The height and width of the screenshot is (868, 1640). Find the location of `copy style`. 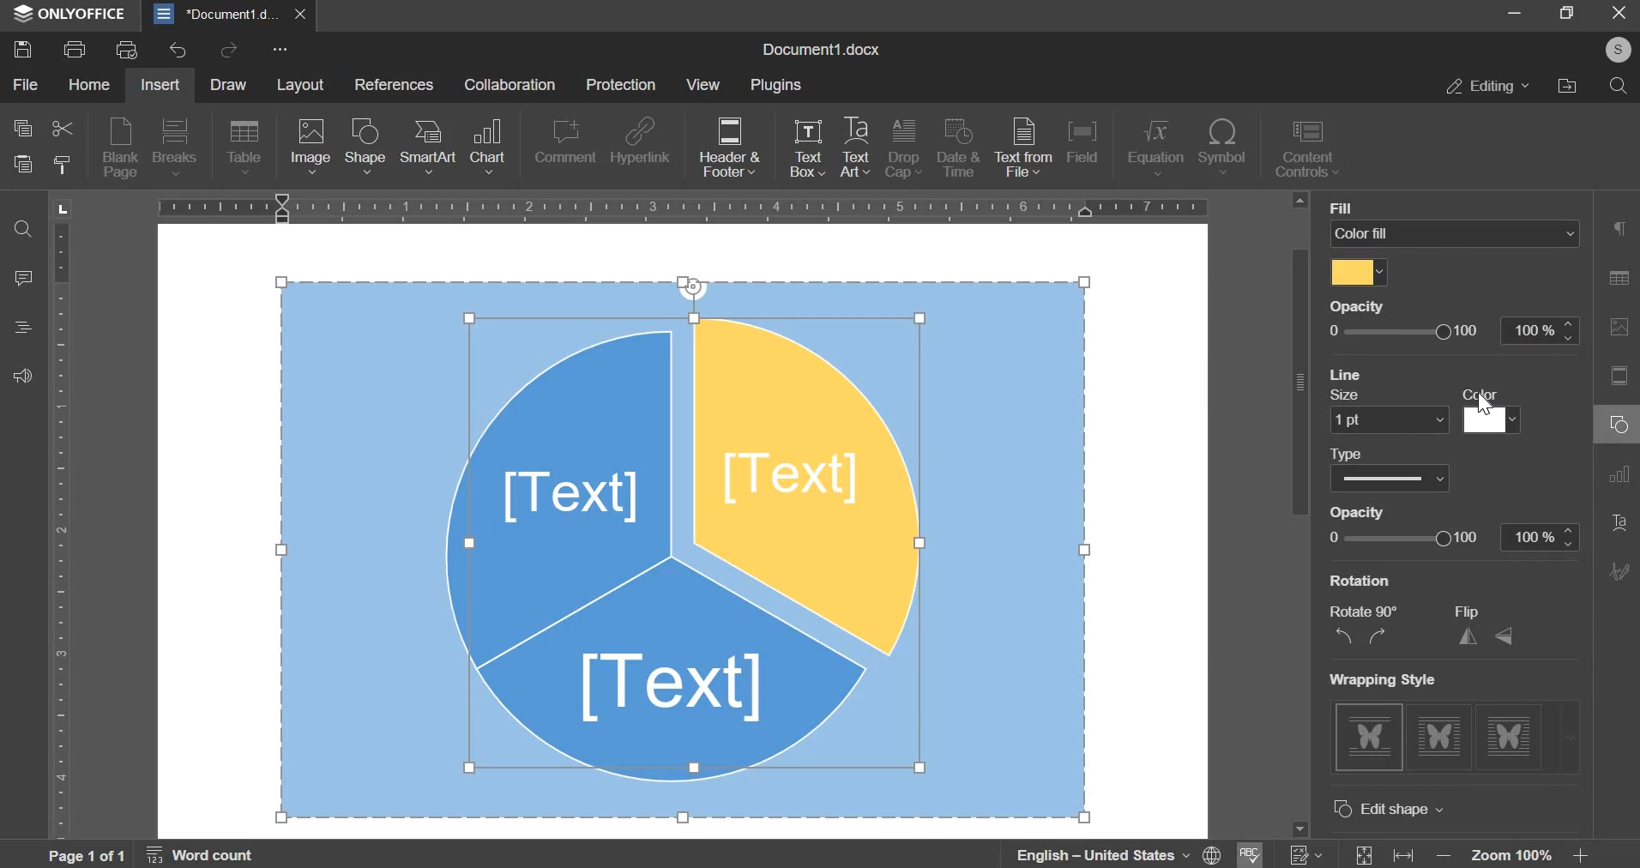

copy style is located at coordinates (65, 169).